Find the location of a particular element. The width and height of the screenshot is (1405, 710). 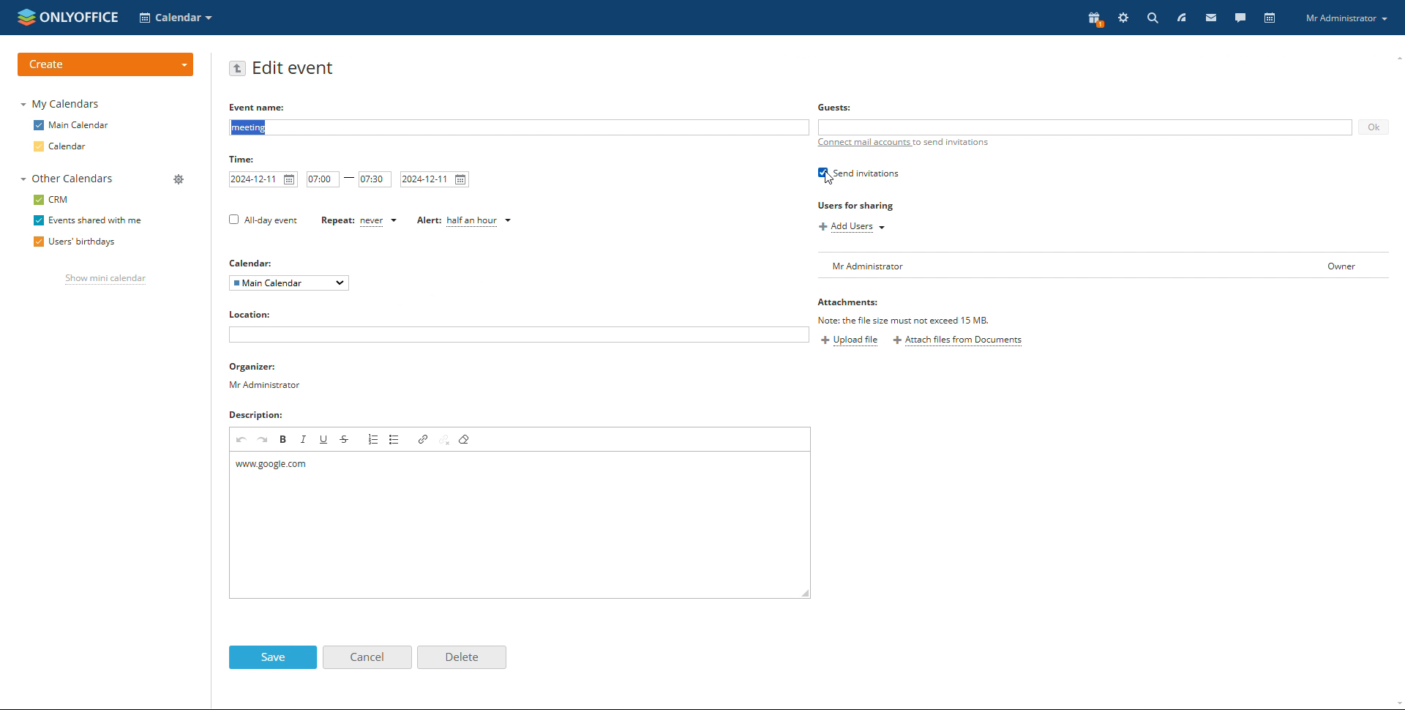

scroll down is located at coordinates (1396, 705).